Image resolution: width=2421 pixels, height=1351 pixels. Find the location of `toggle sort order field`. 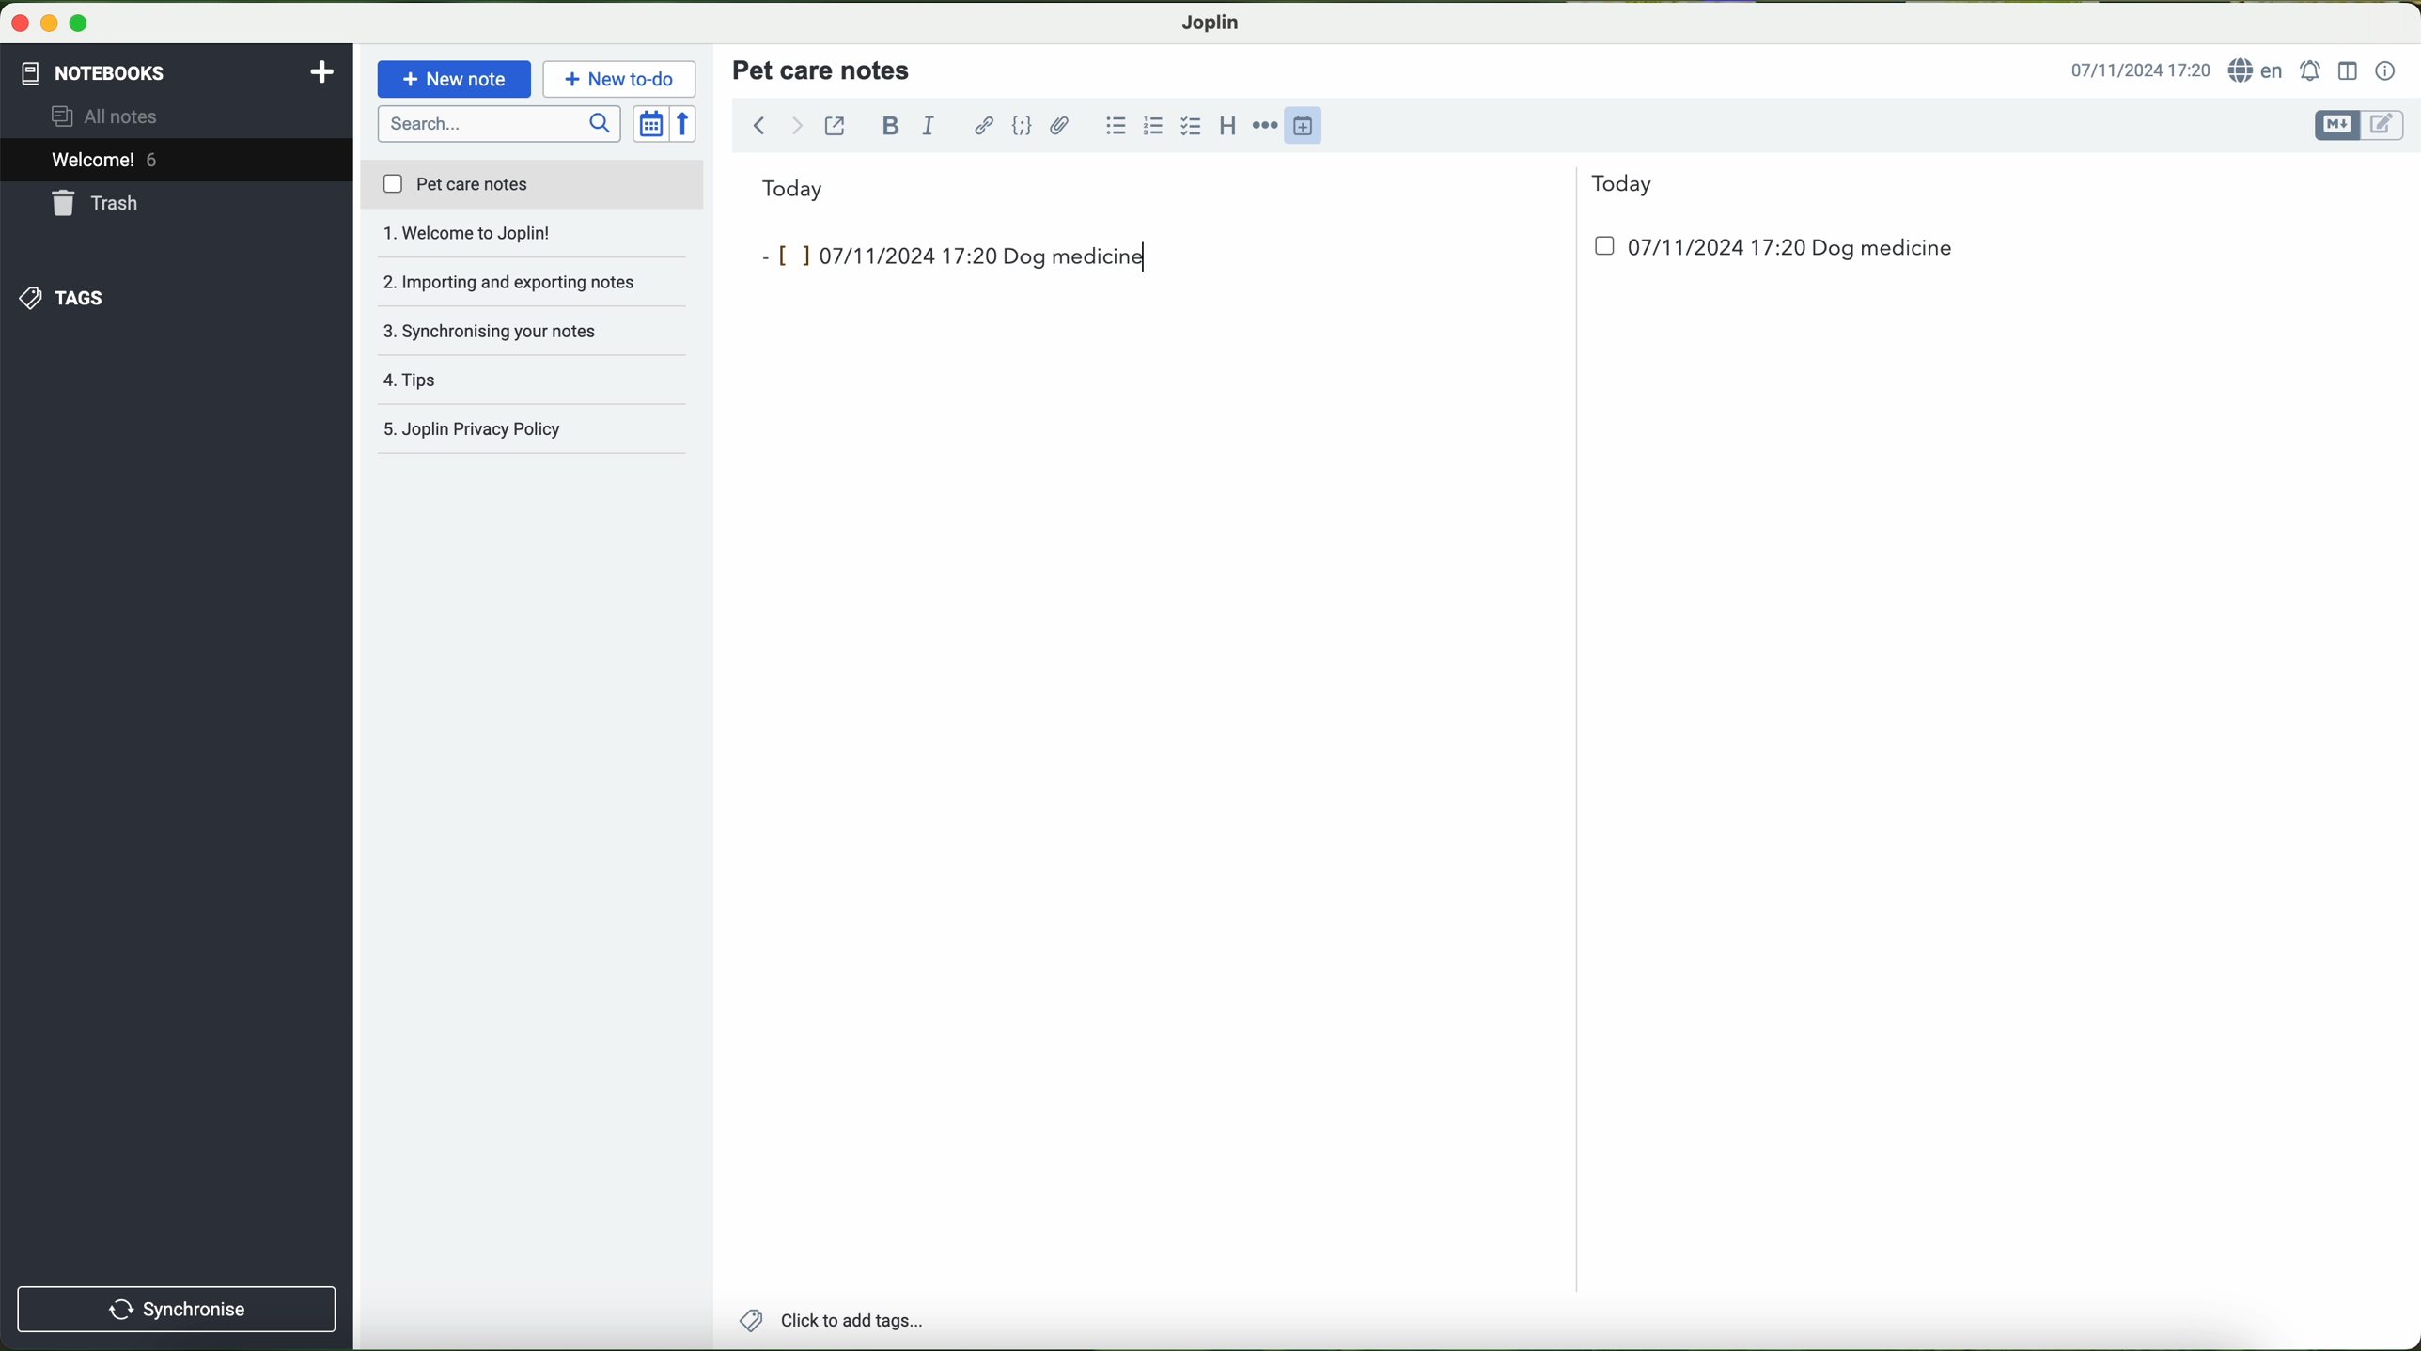

toggle sort order field is located at coordinates (652, 125).